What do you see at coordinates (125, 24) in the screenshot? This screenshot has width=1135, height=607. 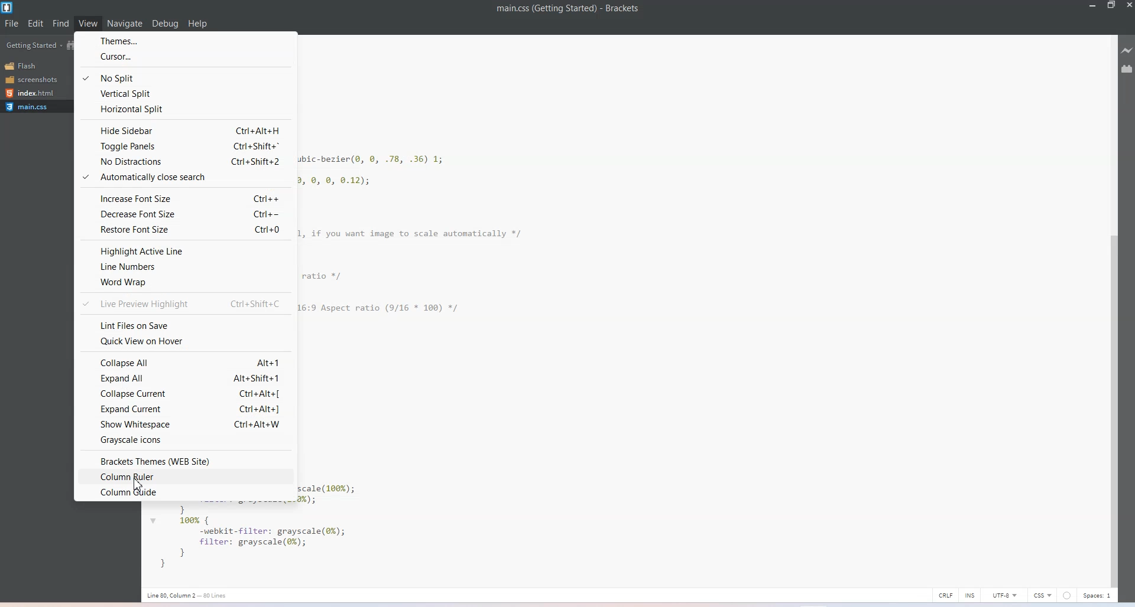 I see `Navigate` at bounding box center [125, 24].